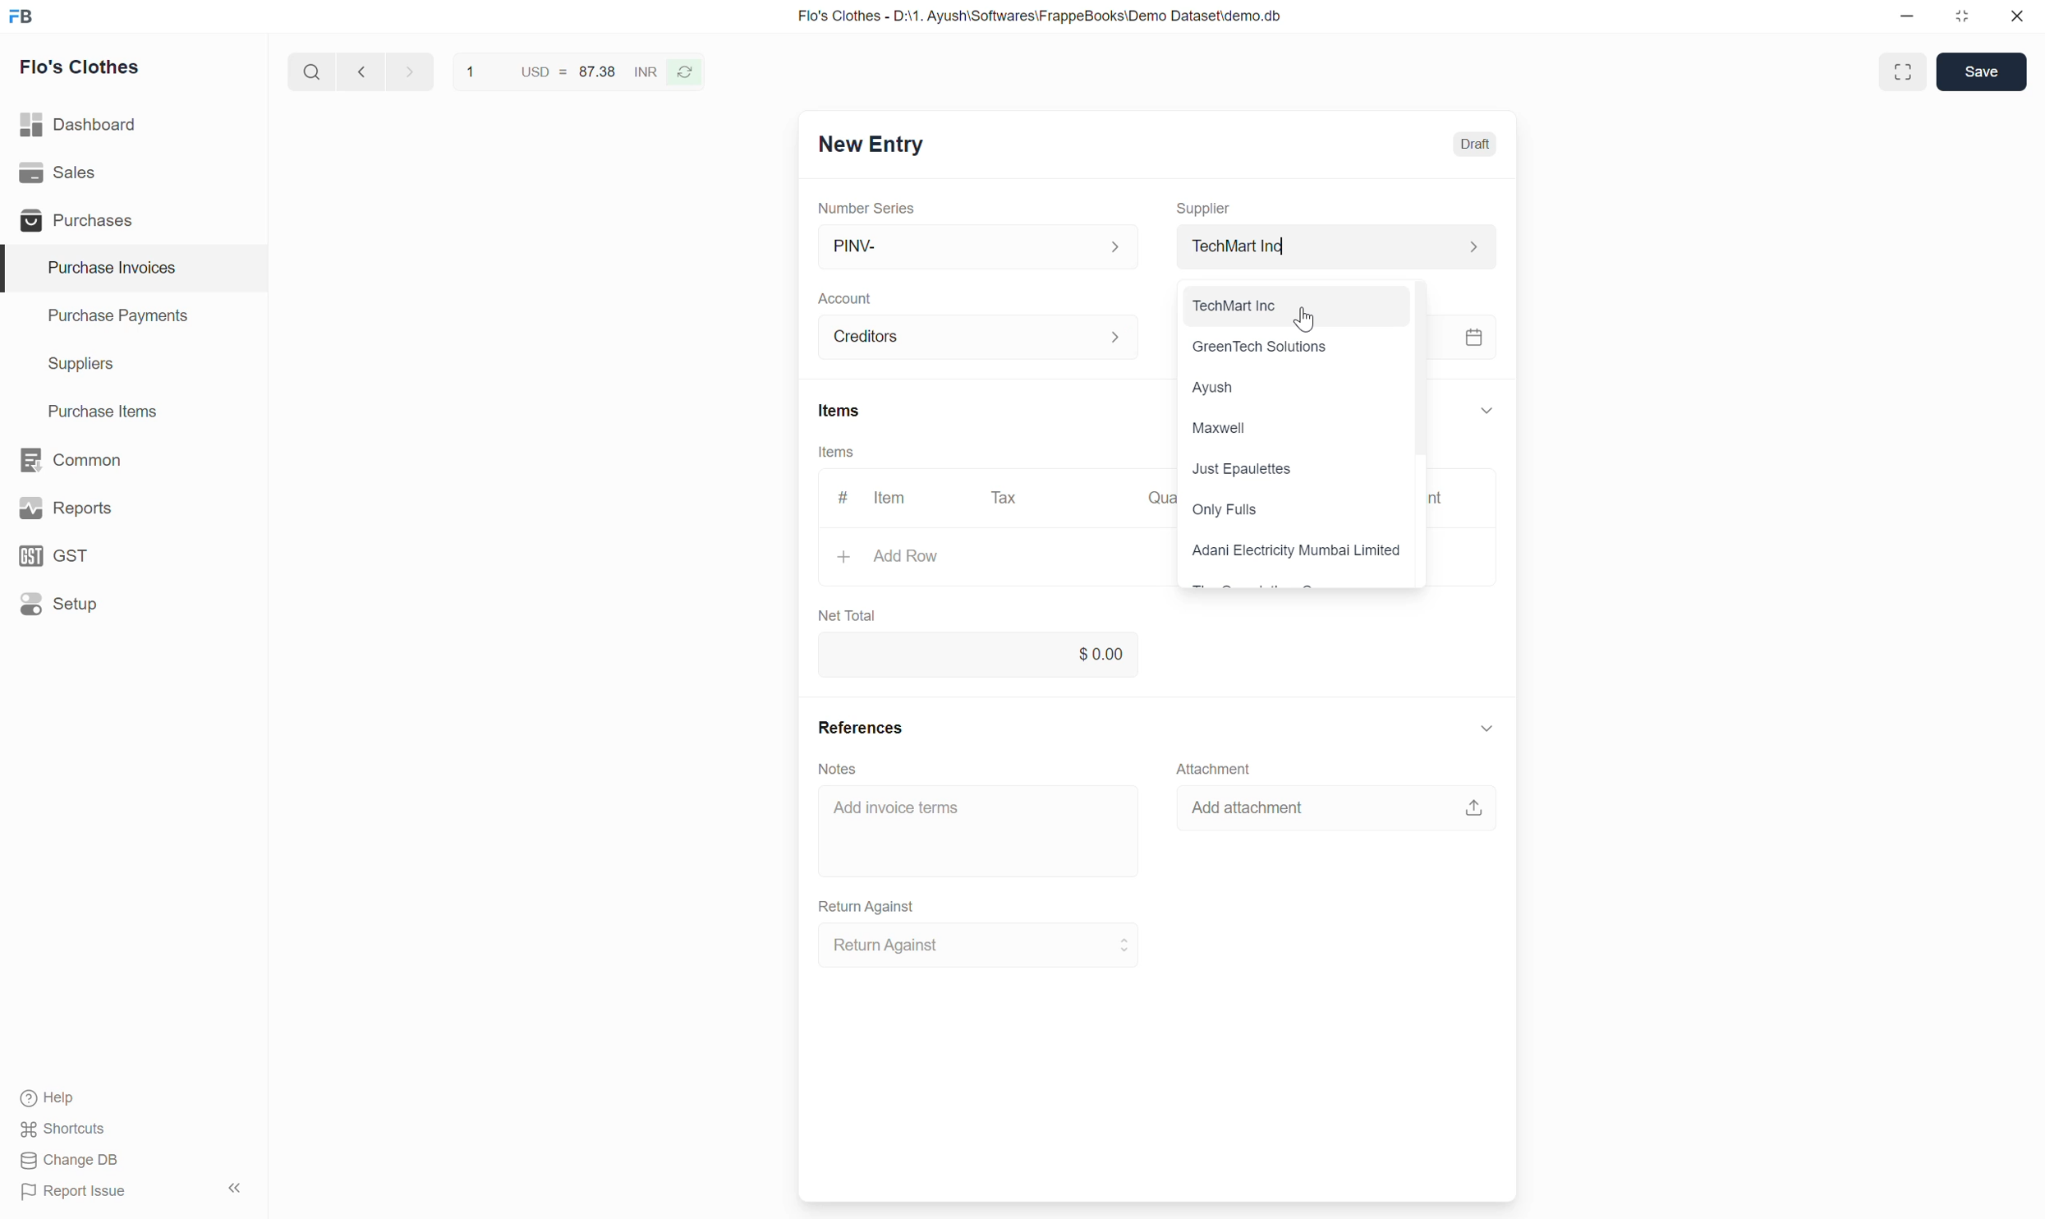 Image resolution: width=2045 pixels, height=1219 pixels. What do you see at coordinates (407, 70) in the screenshot?
I see `previous` at bounding box center [407, 70].